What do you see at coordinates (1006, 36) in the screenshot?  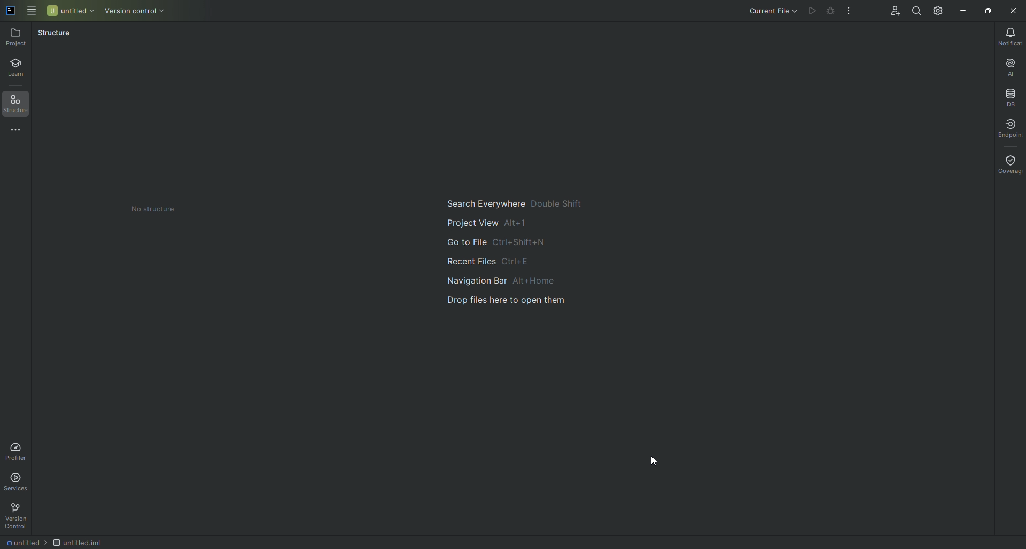 I see `Notifications` at bounding box center [1006, 36].